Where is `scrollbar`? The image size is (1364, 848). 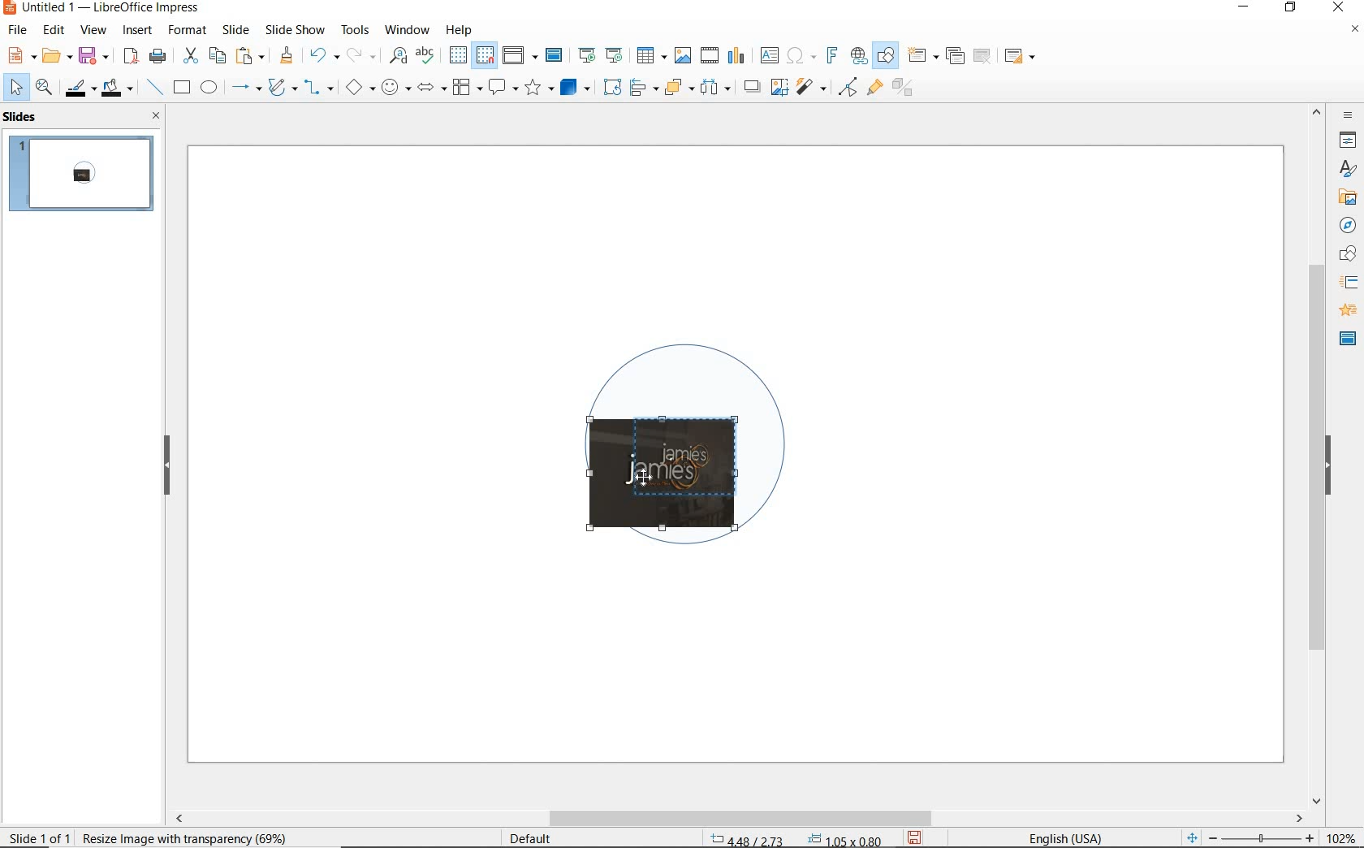
scrollbar is located at coordinates (737, 818).